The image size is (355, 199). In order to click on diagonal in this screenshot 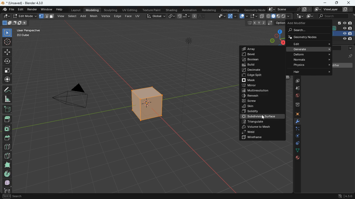, I will do `click(7, 156)`.